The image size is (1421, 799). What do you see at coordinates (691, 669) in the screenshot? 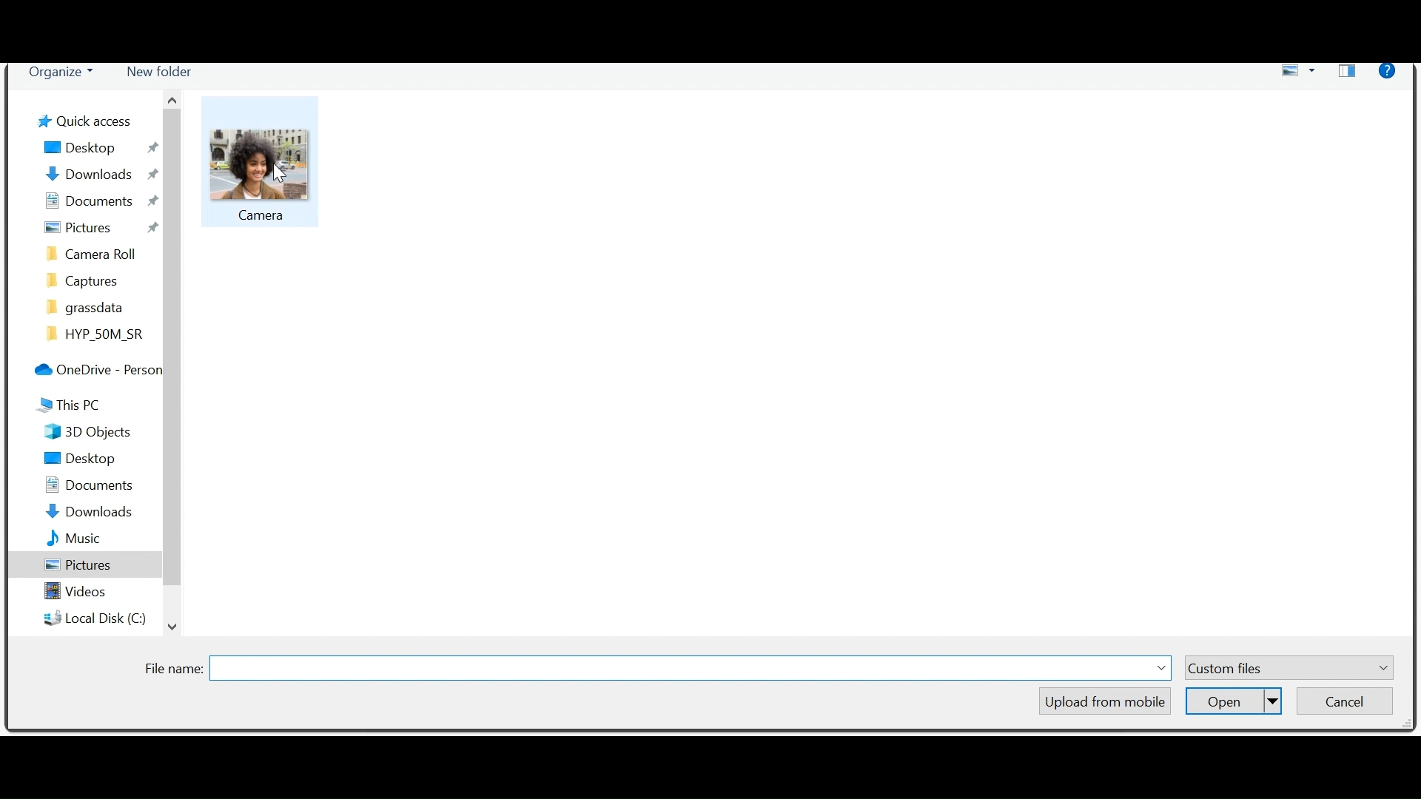
I see `Field name` at bounding box center [691, 669].